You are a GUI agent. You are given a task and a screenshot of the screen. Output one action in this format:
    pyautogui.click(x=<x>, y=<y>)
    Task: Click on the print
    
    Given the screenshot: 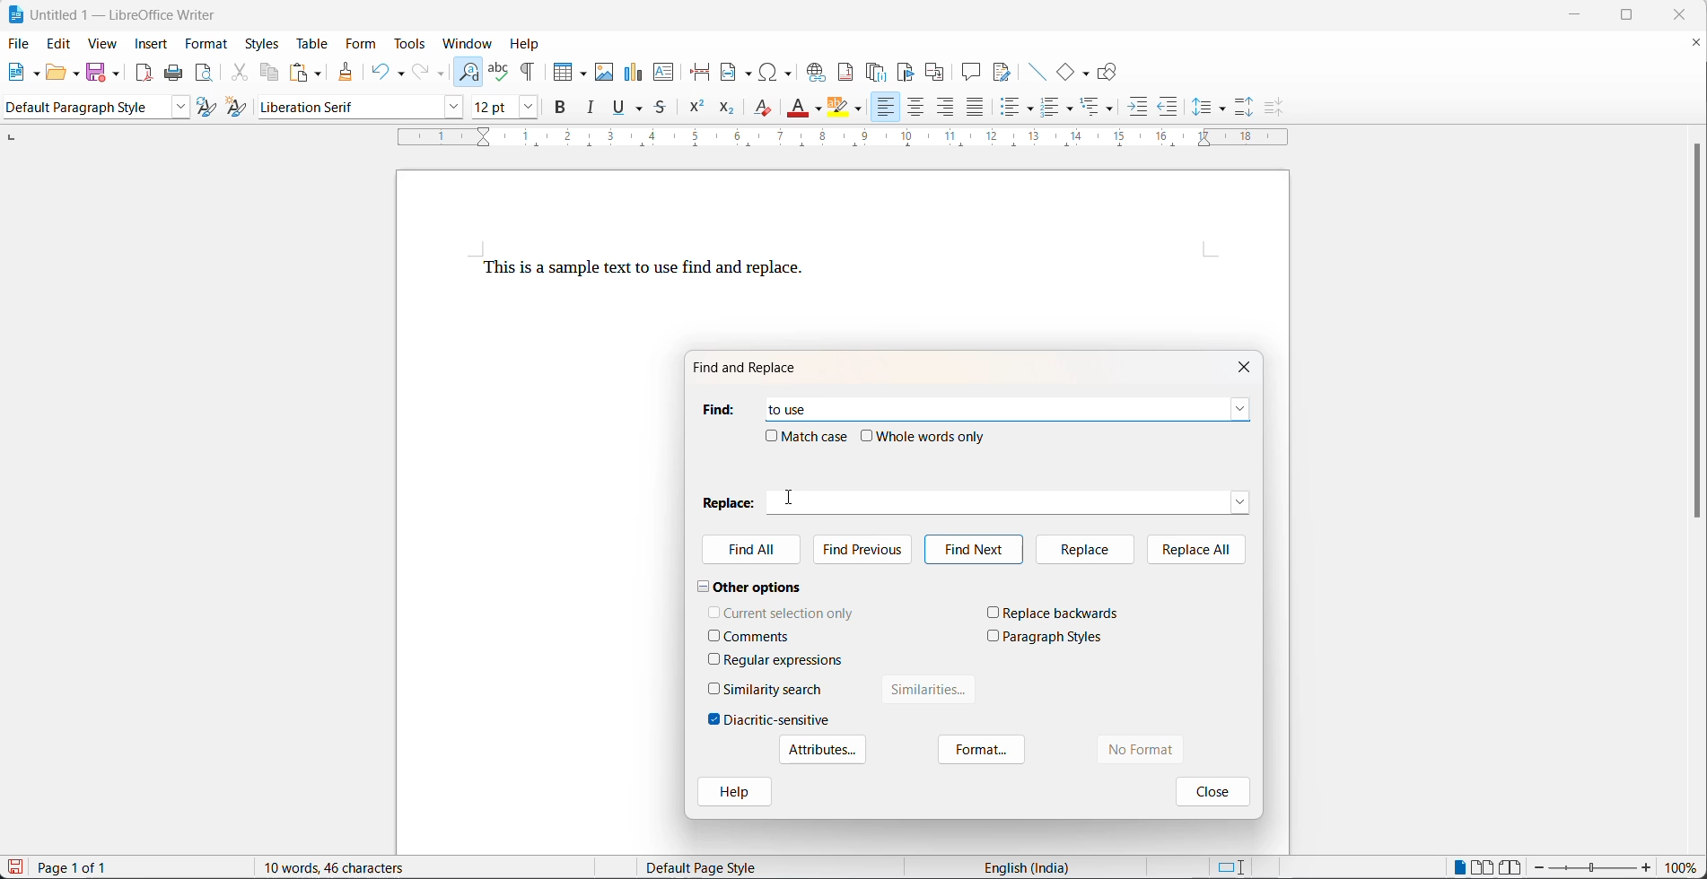 What is the action you would take?
    pyautogui.click(x=178, y=74)
    